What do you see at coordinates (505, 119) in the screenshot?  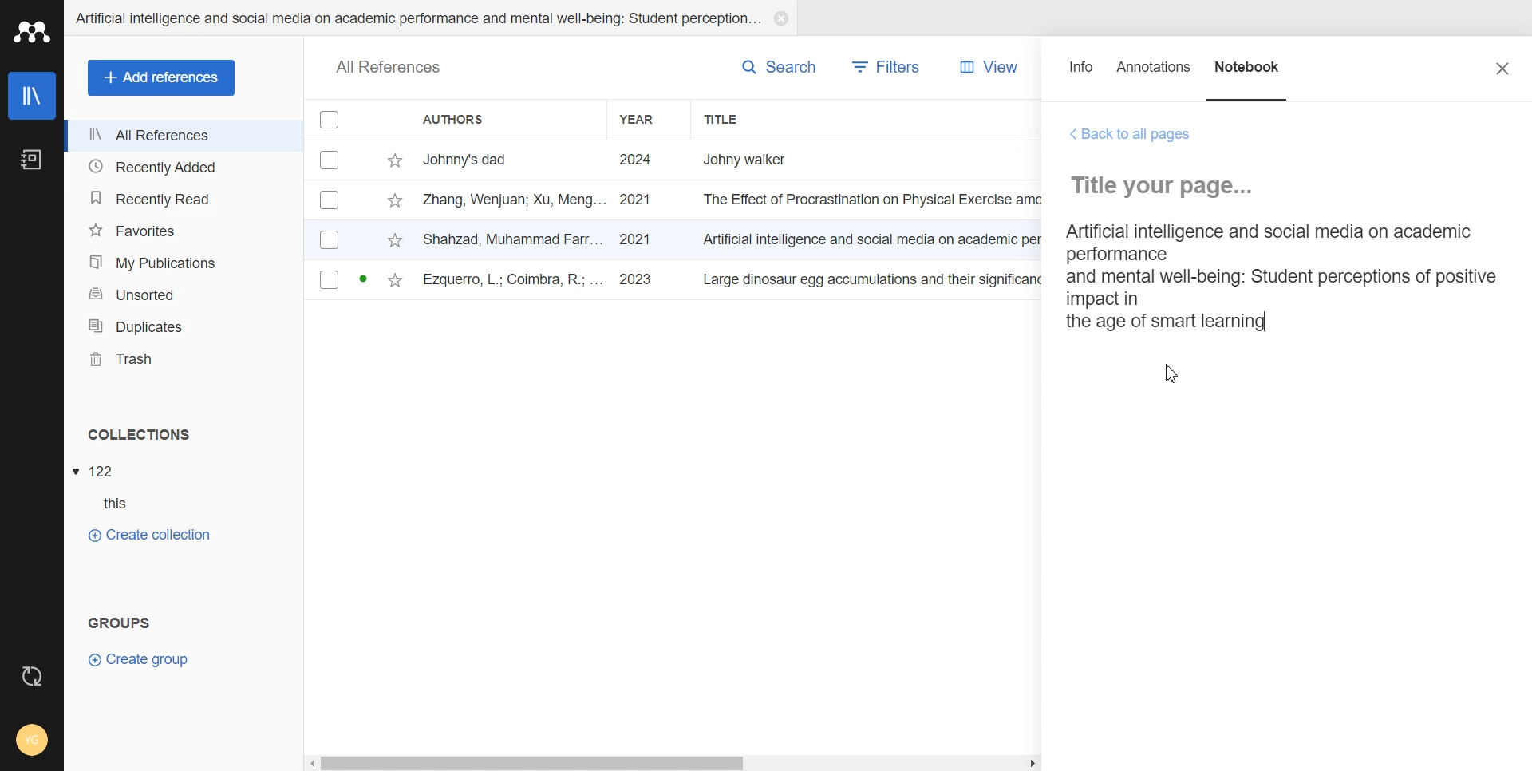 I see `Authors` at bounding box center [505, 119].